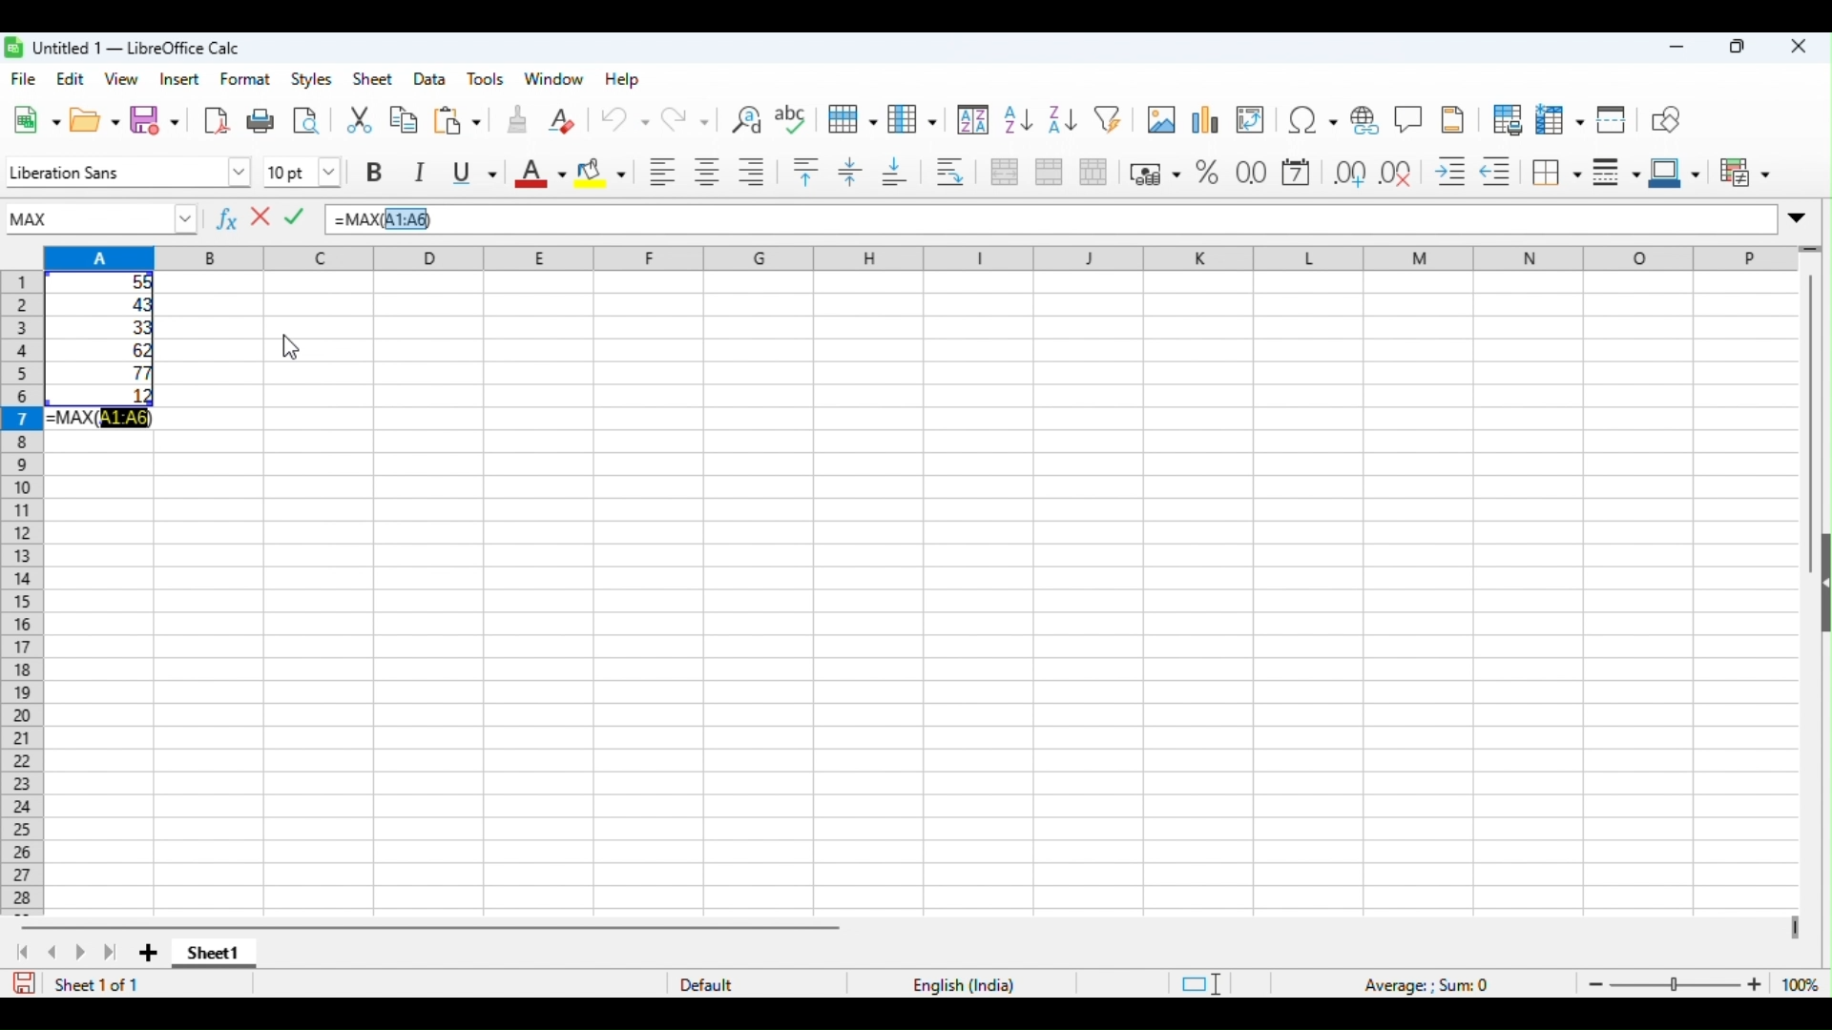 Image resolution: width=1832 pixels, height=1030 pixels. Describe the element at coordinates (24, 983) in the screenshot. I see `save` at that location.